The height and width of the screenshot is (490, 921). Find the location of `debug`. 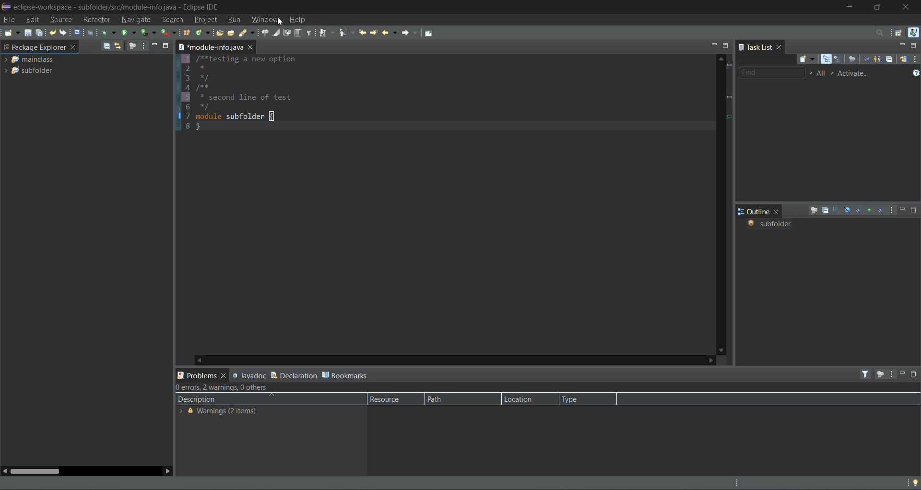

debug is located at coordinates (108, 33).